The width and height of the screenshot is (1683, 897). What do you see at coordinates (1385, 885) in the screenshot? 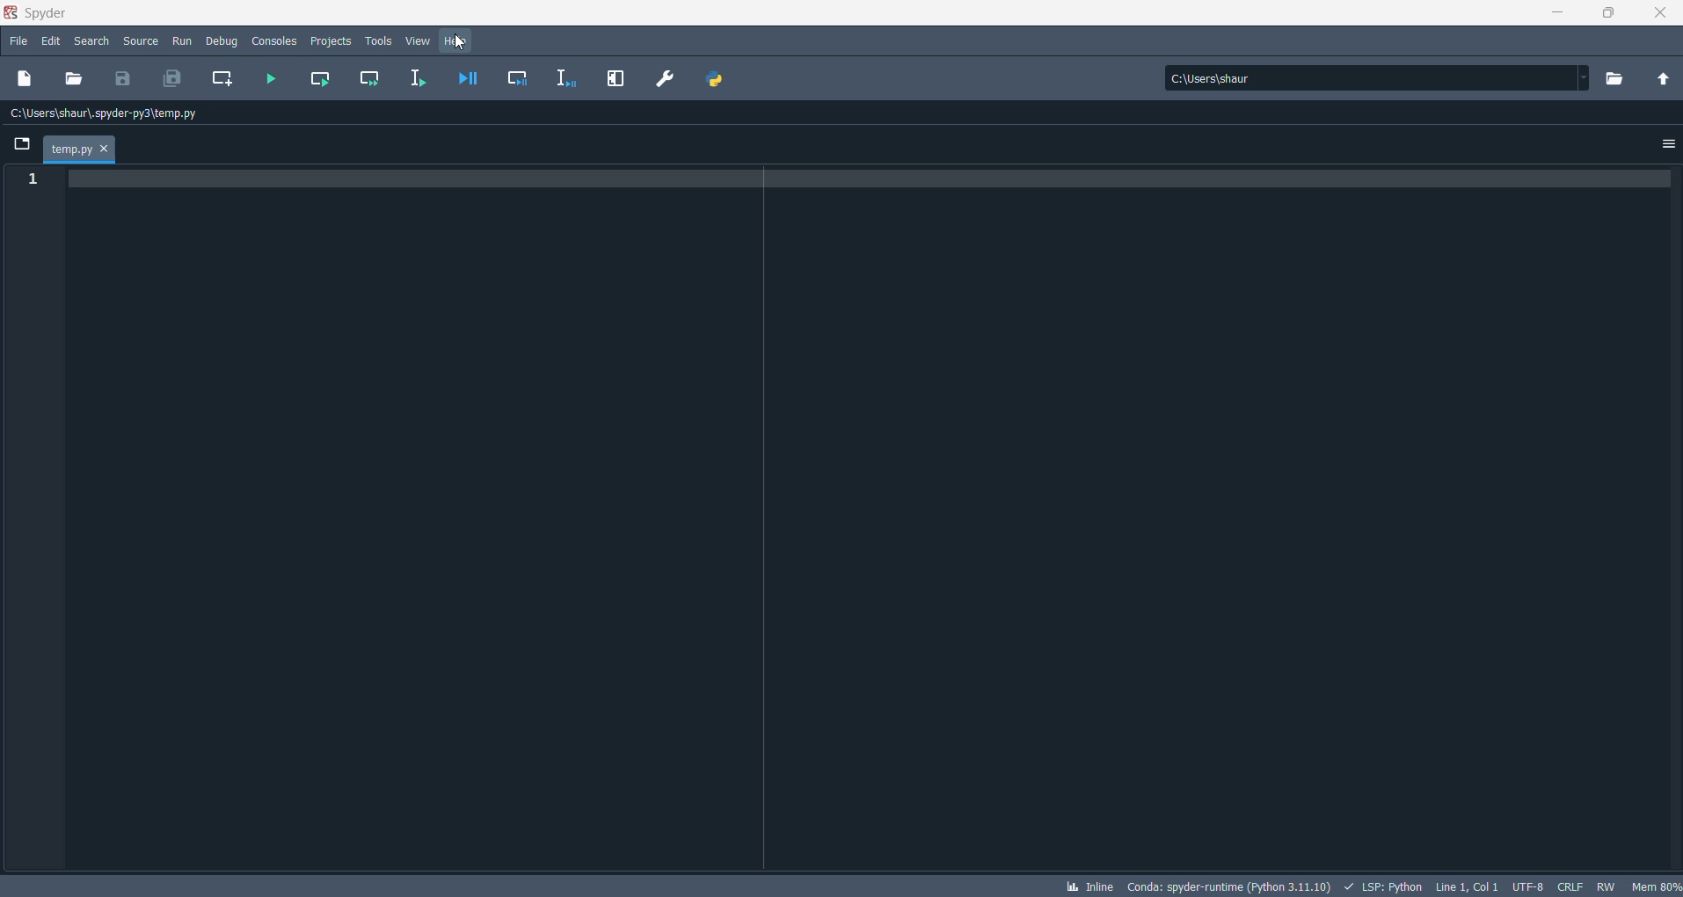
I see `SCRIPT` at bounding box center [1385, 885].